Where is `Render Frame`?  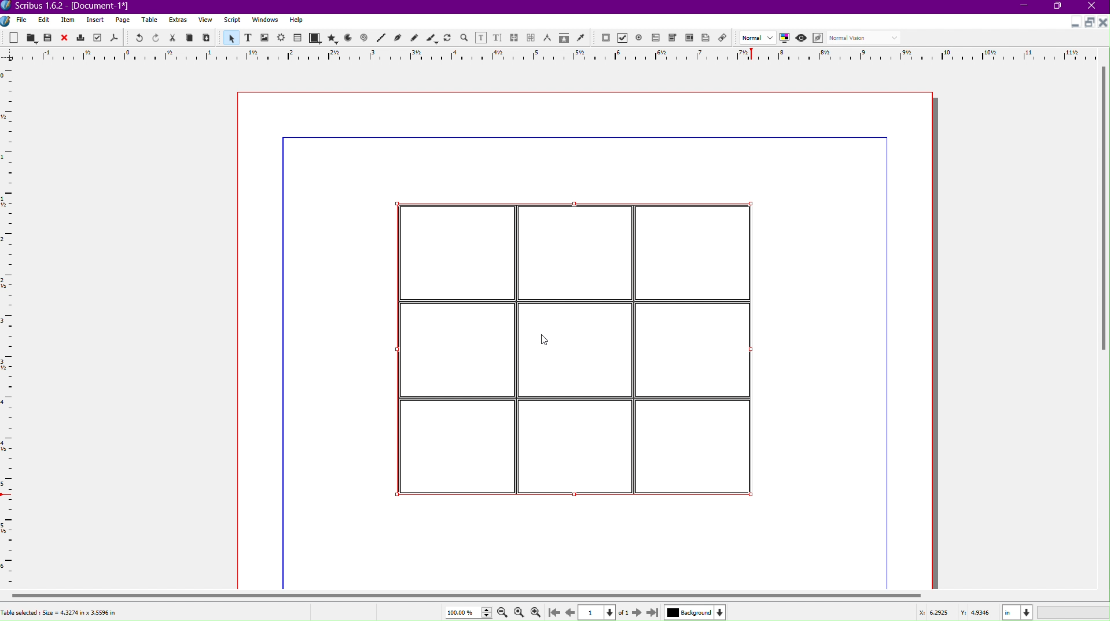 Render Frame is located at coordinates (282, 38).